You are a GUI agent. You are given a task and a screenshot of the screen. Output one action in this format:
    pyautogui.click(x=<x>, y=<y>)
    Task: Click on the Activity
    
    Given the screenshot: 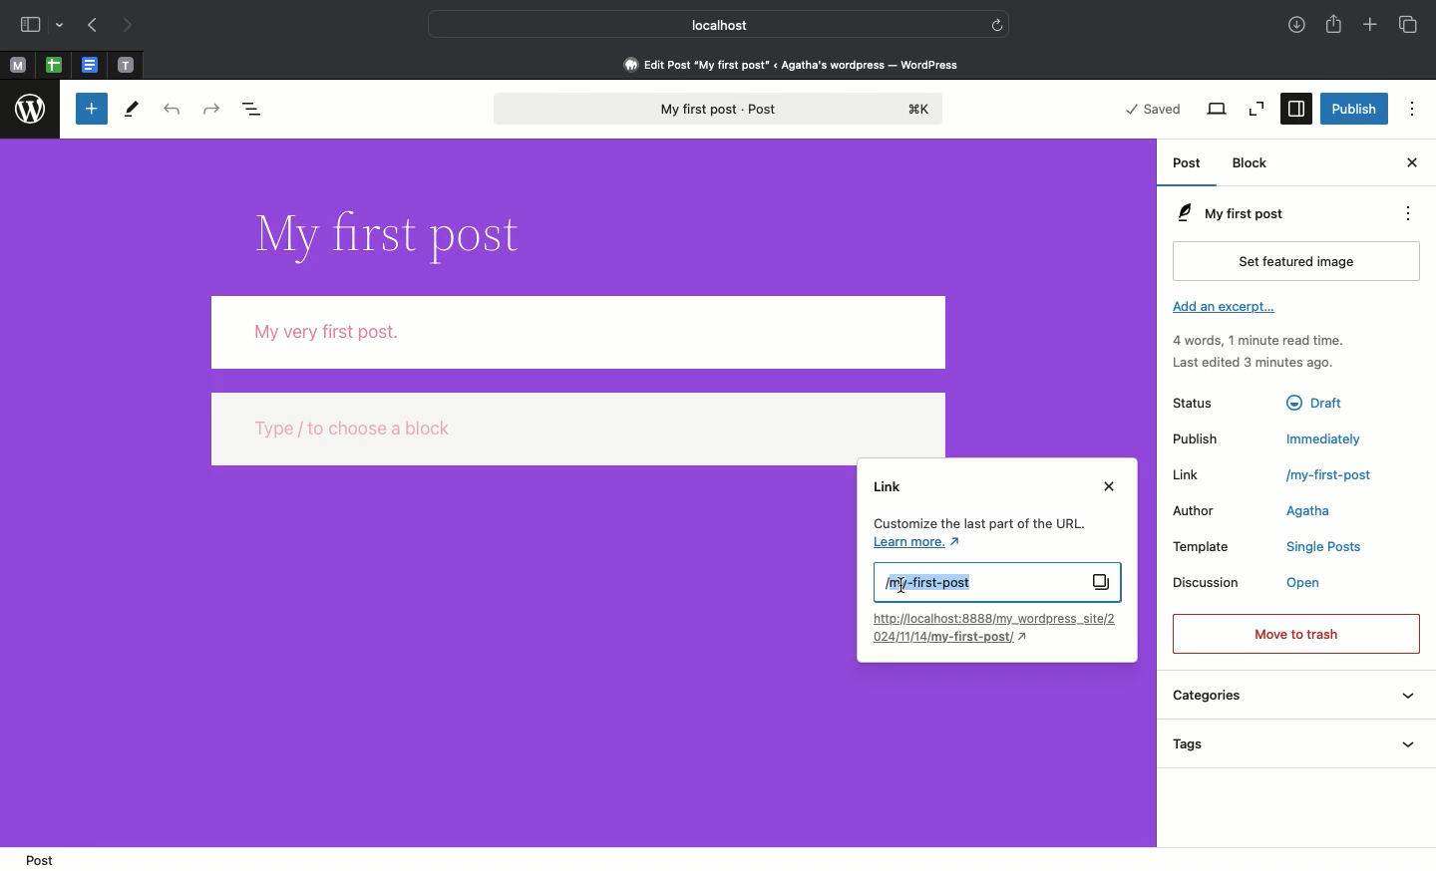 What is the action you would take?
    pyautogui.click(x=1264, y=350)
    